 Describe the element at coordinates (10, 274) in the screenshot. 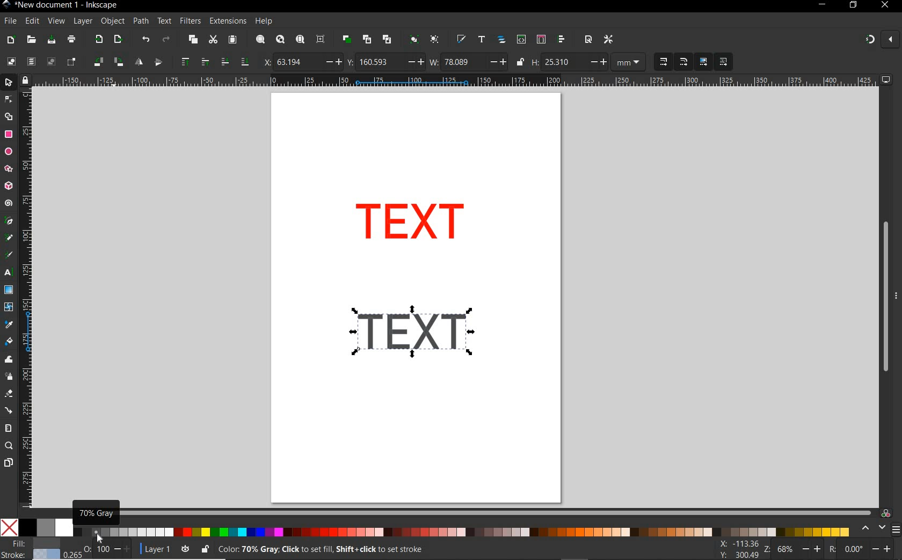

I see `text tool` at that location.